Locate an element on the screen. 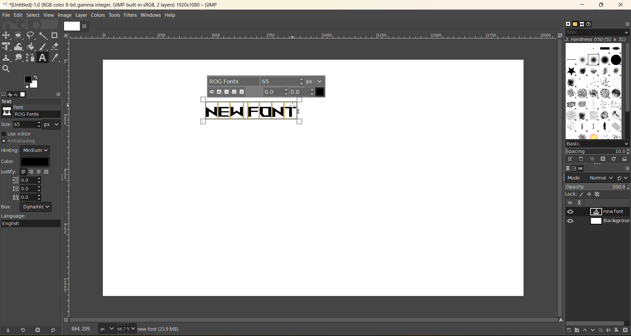 This screenshot has height=336, width=631. raise this layer is located at coordinates (586, 329).